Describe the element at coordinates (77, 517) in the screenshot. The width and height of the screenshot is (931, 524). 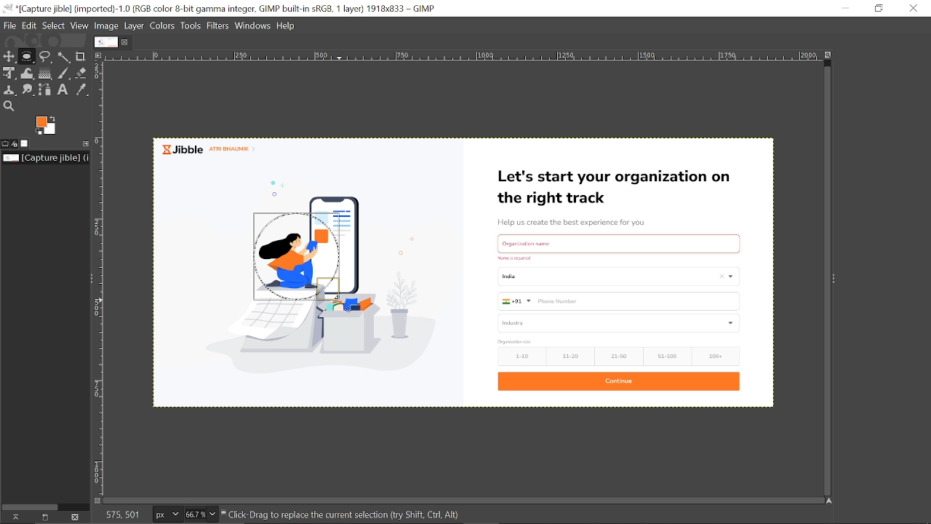
I see `Delete this image` at that location.